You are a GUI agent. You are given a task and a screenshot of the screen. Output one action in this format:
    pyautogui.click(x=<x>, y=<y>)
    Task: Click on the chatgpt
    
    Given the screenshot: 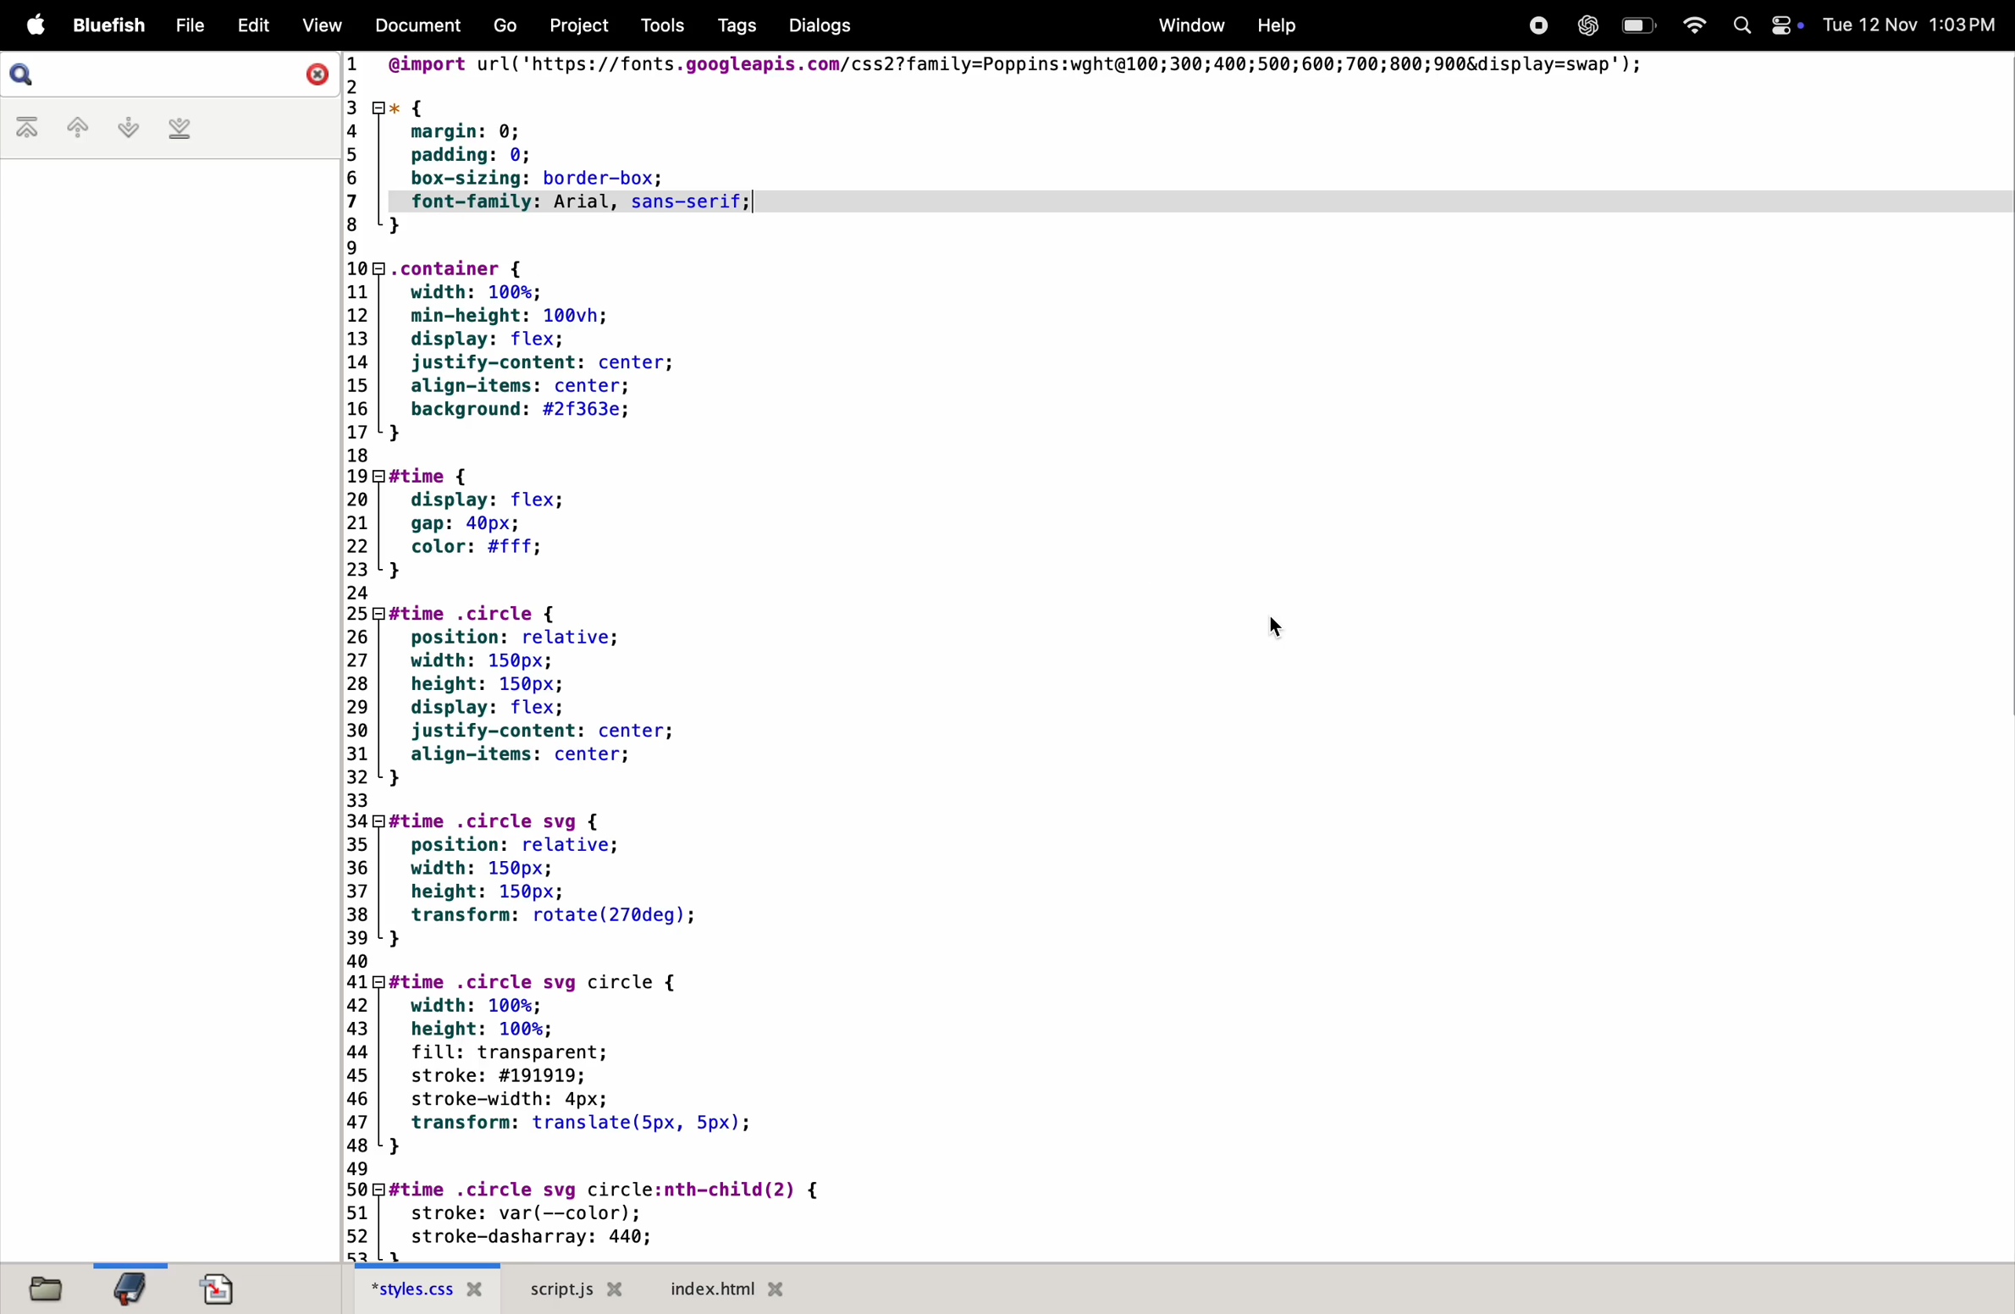 What is the action you would take?
    pyautogui.click(x=1587, y=25)
    